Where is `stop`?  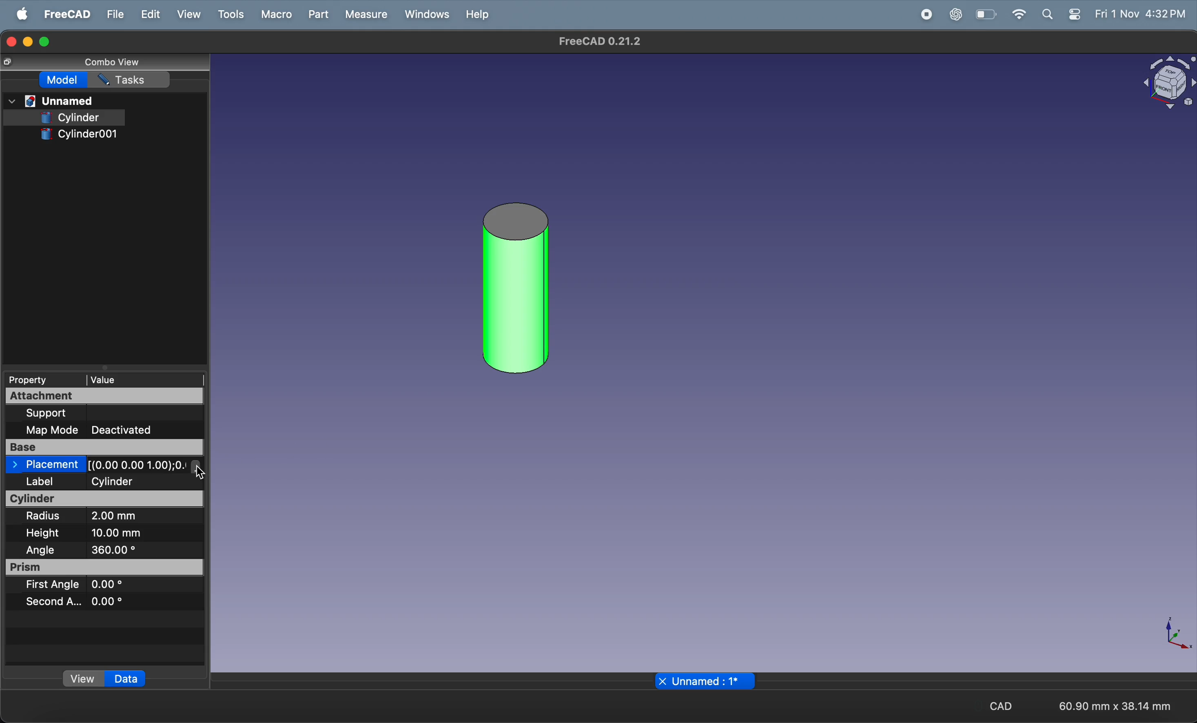
stop is located at coordinates (889, 15).